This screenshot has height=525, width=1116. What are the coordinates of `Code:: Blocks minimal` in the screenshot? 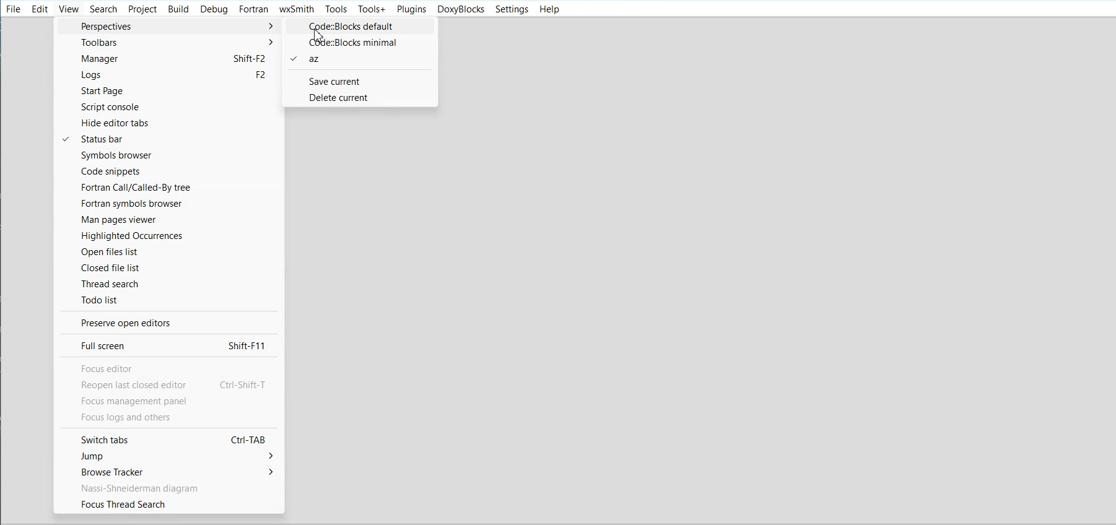 It's located at (359, 43).